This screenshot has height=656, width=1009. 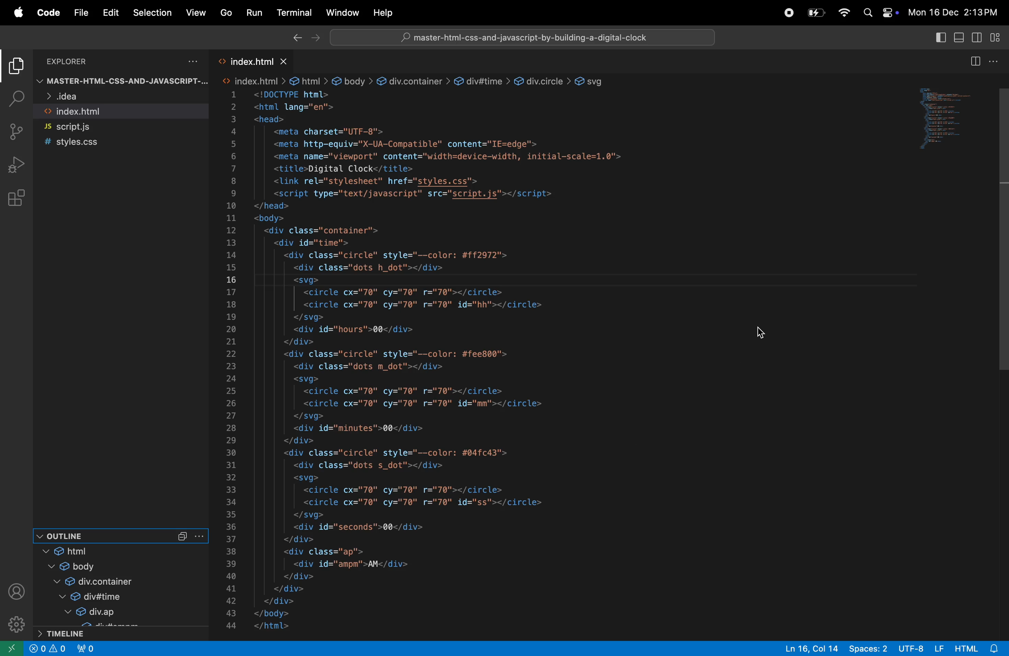 What do you see at coordinates (14, 12) in the screenshot?
I see `Apple menu` at bounding box center [14, 12].